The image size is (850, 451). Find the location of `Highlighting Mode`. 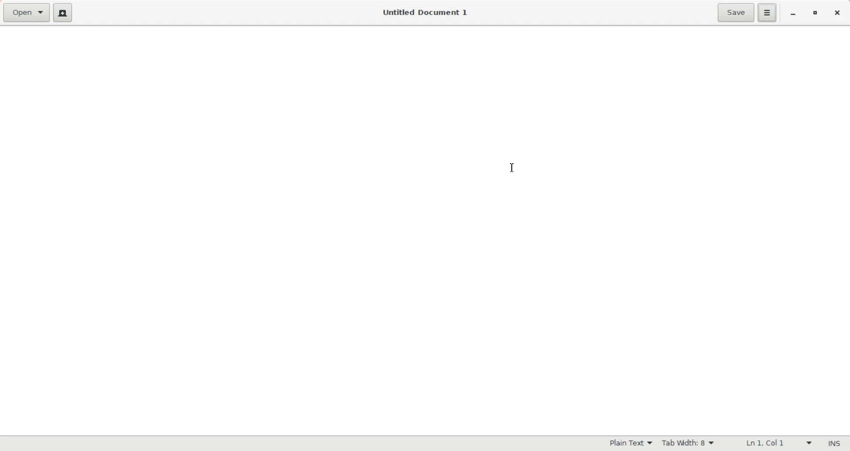

Highlighting Mode is located at coordinates (630, 443).